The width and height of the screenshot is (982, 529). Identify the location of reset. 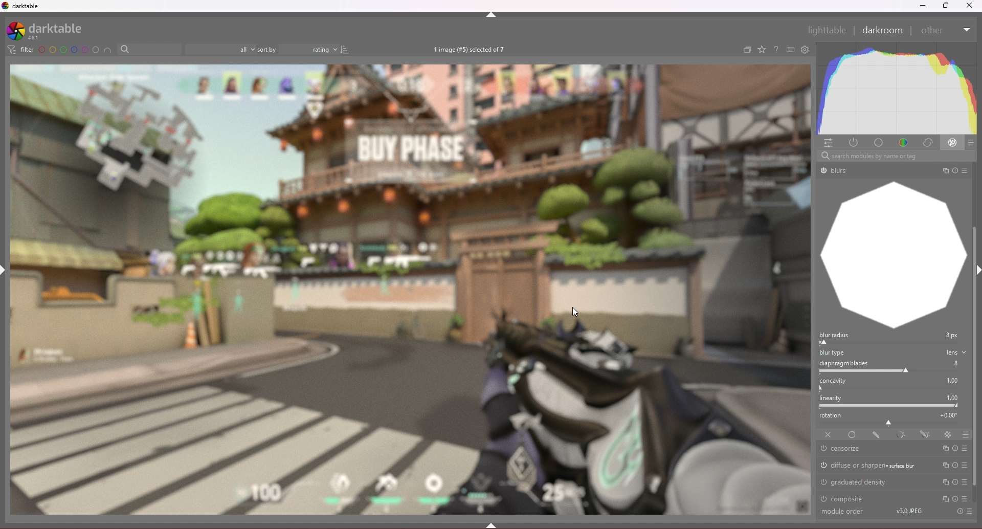
(956, 448).